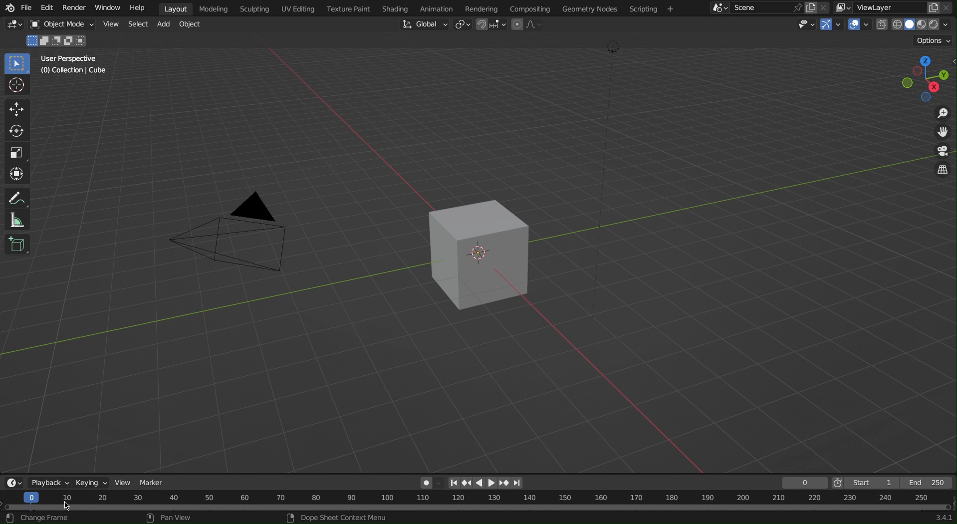  I want to click on Cube, so click(488, 252).